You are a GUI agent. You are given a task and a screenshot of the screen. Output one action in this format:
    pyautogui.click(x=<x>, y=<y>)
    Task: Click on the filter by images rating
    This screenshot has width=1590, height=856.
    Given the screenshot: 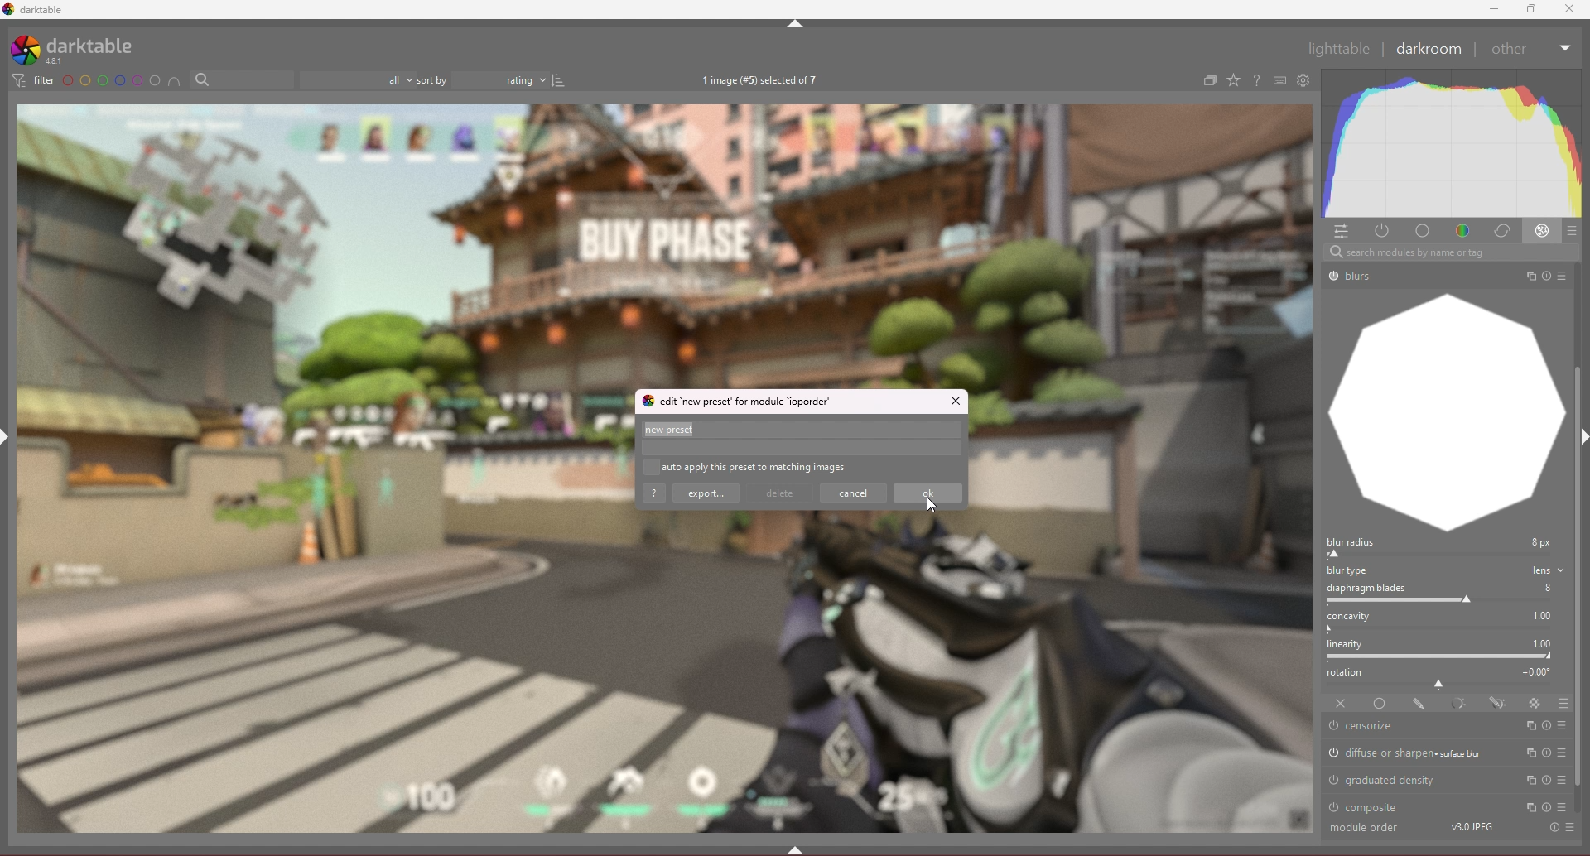 What is the action you would take?
    pyautogui.click(x=358, y=79)
    